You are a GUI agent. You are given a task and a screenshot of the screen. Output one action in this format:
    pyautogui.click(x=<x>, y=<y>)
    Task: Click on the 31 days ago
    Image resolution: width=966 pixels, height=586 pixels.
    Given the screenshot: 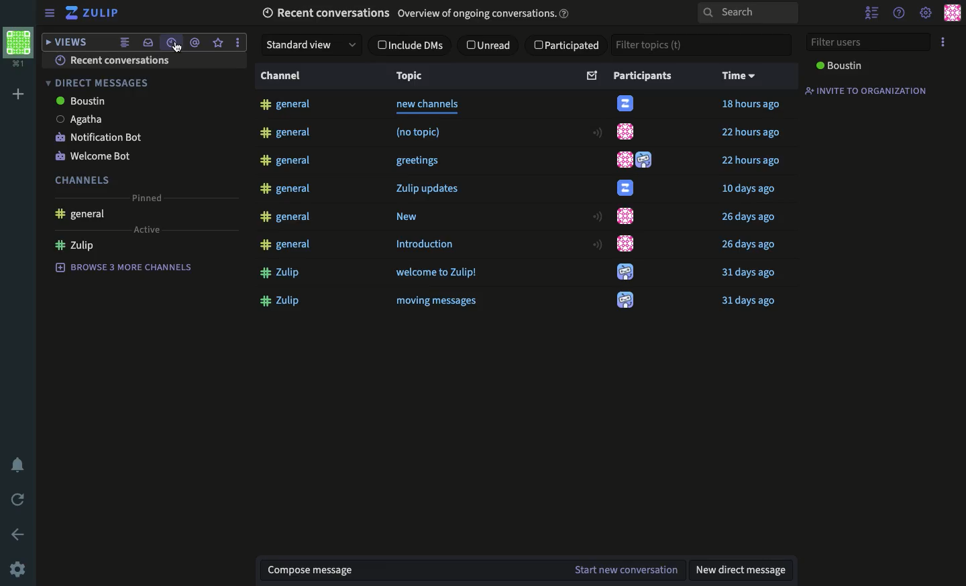 What is the action you would take?
    pyautogui.click(x=751, y=272)
    